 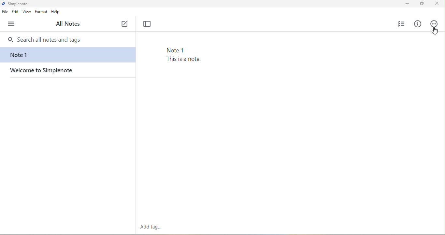 What do you see at coordinates (16, 12) in the screenshot?
I see `edit` at bounding box center [16, 12].